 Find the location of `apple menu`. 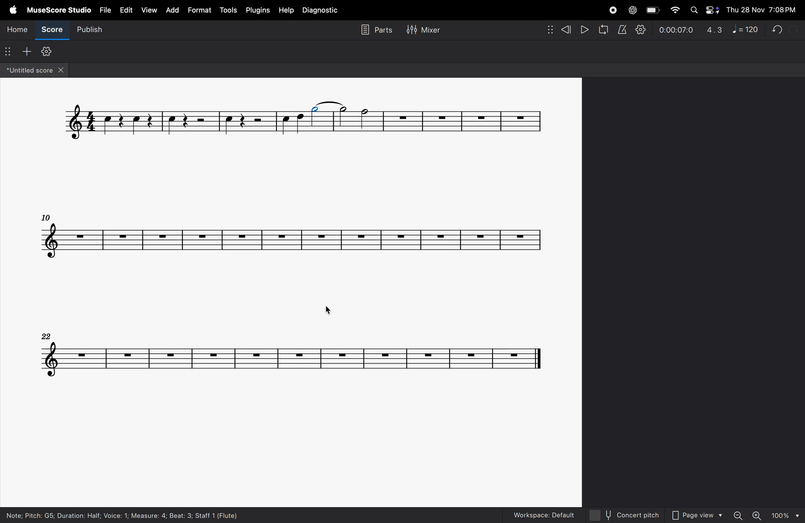

apple menu is located at coordinates (13, 10).